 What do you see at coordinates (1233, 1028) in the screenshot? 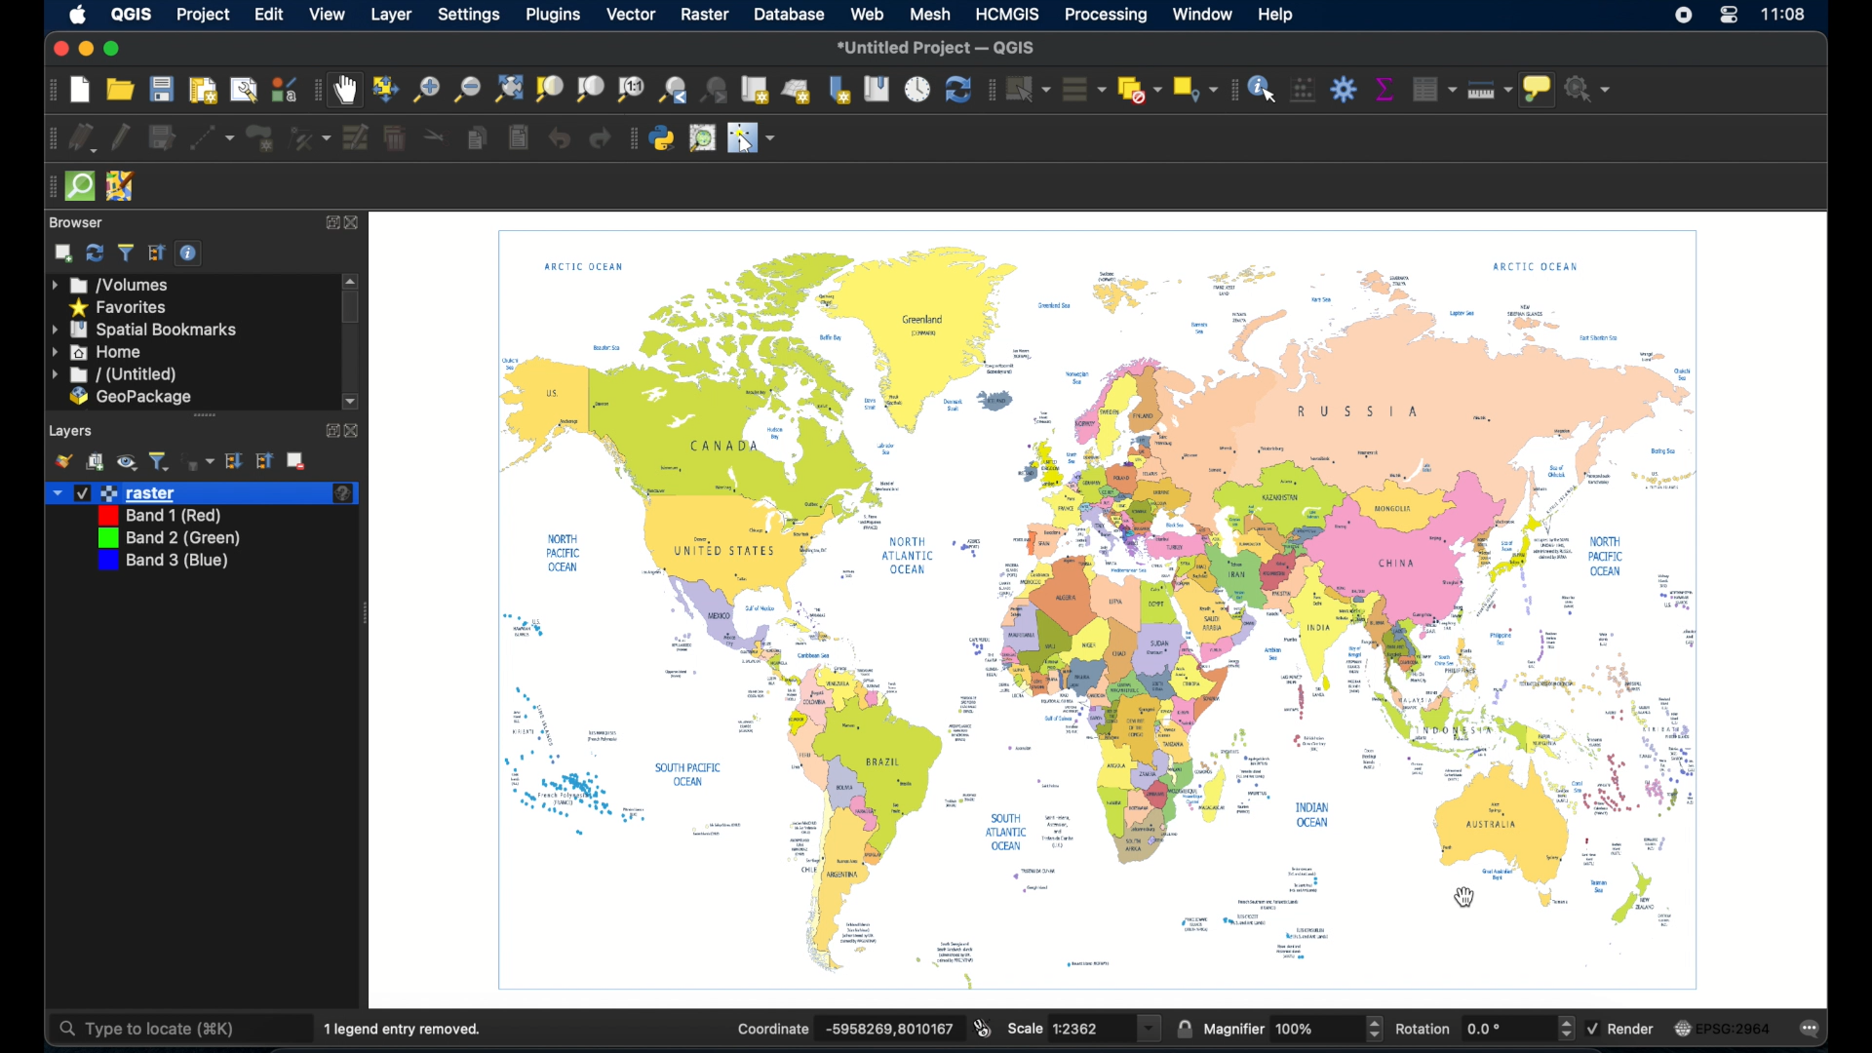
I see `magnifier` at bounding box center [1233, 1028].